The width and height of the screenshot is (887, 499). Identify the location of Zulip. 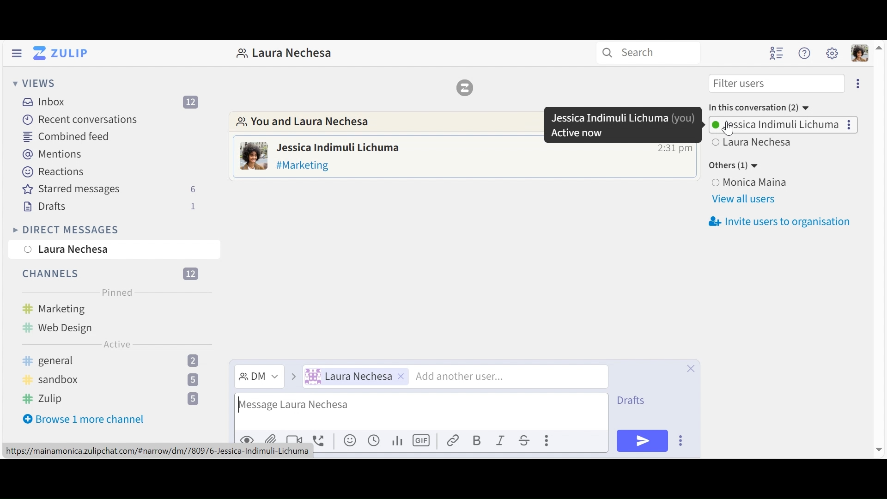
(111, 399).